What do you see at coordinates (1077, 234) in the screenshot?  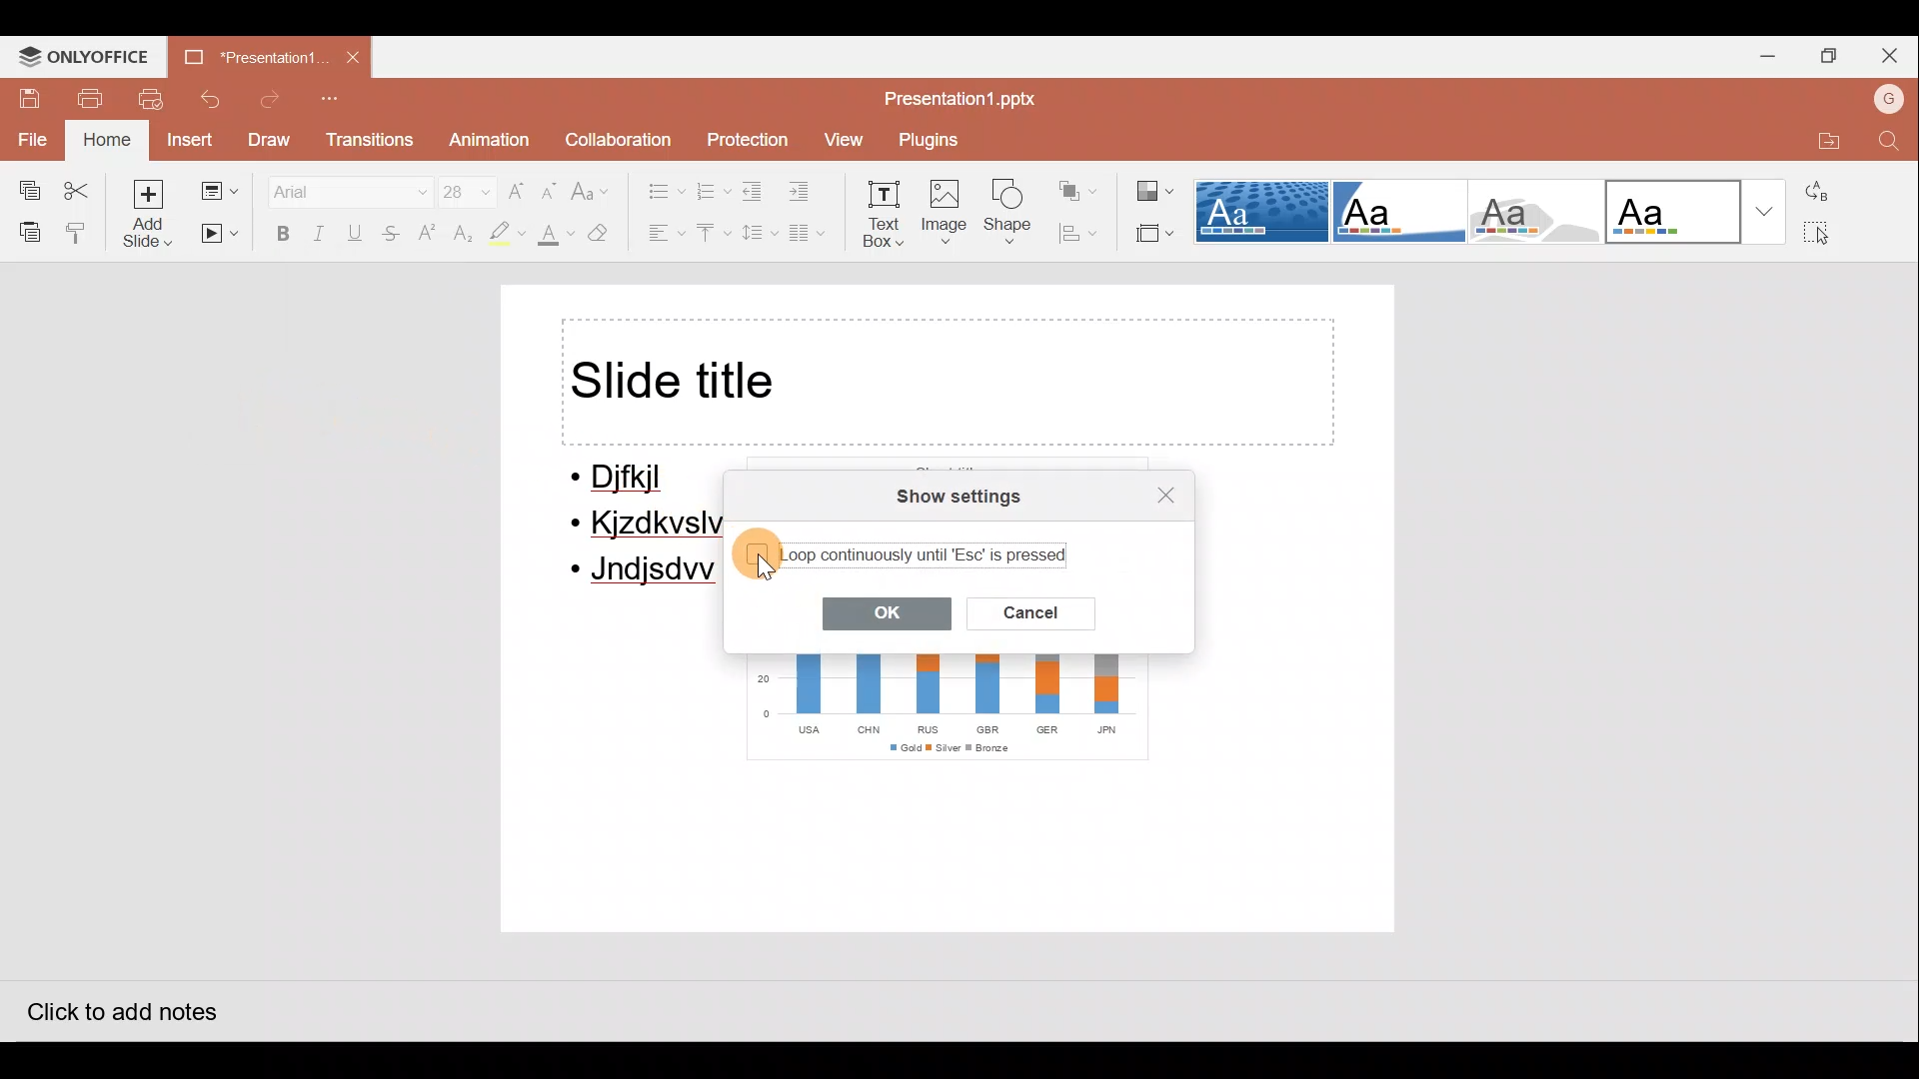 I see `Align shape` at bounding box center [1077, 234].